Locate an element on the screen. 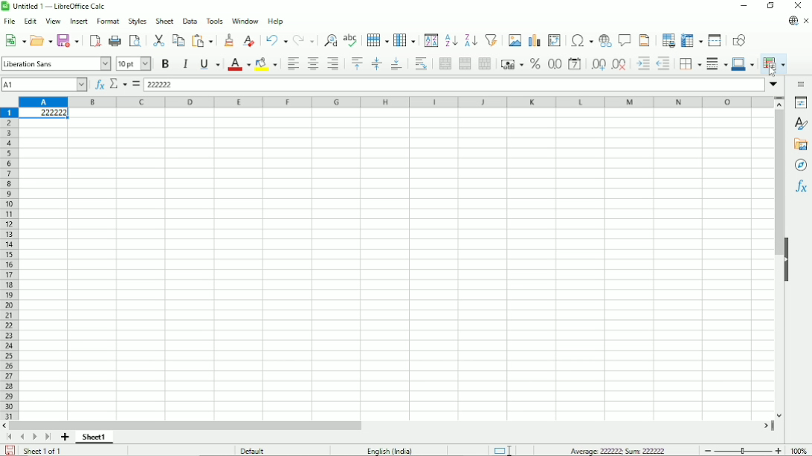 This screenshot has width=812, height=456. Find and replace is located at coordinates (330, 39).